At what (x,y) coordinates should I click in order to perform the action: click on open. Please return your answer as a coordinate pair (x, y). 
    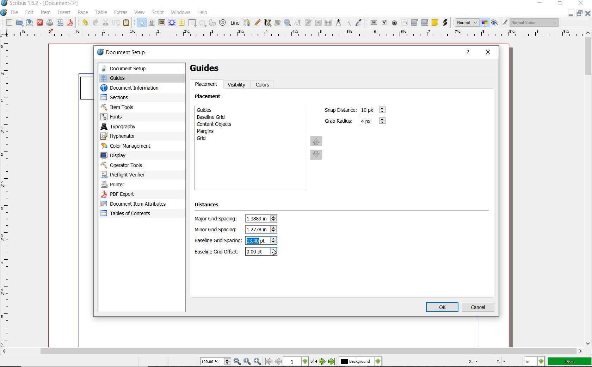
    Looking at the image, I should click on (19, 22).